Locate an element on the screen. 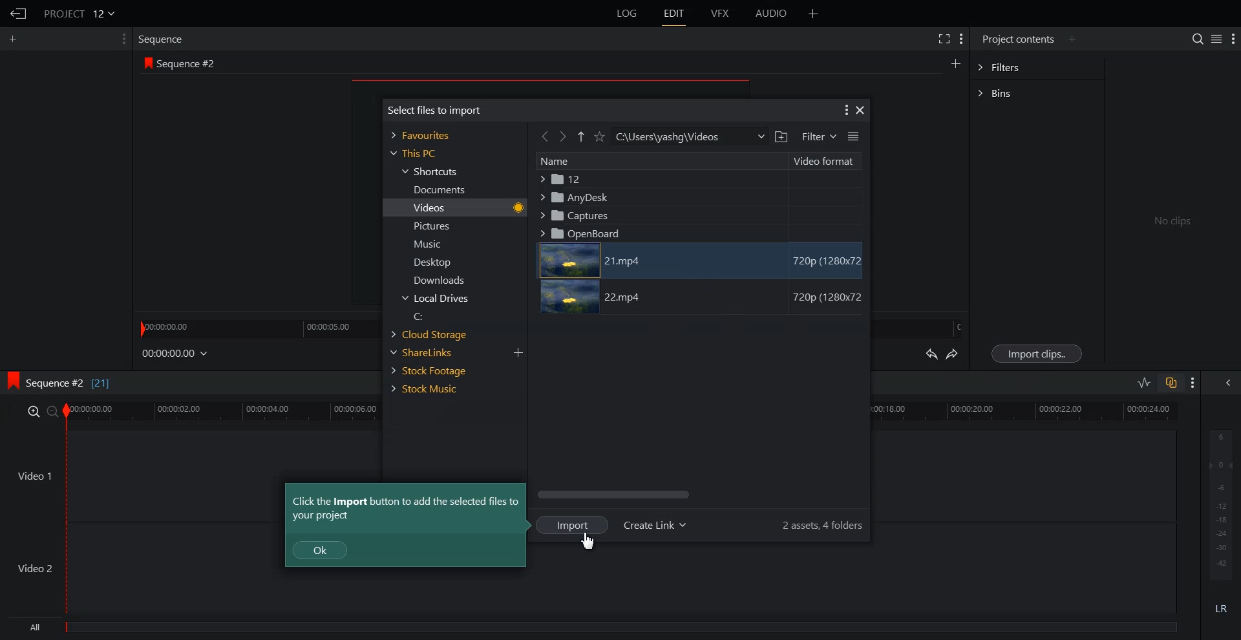  PROJECT 12 v is located at coordinates (80, 13).